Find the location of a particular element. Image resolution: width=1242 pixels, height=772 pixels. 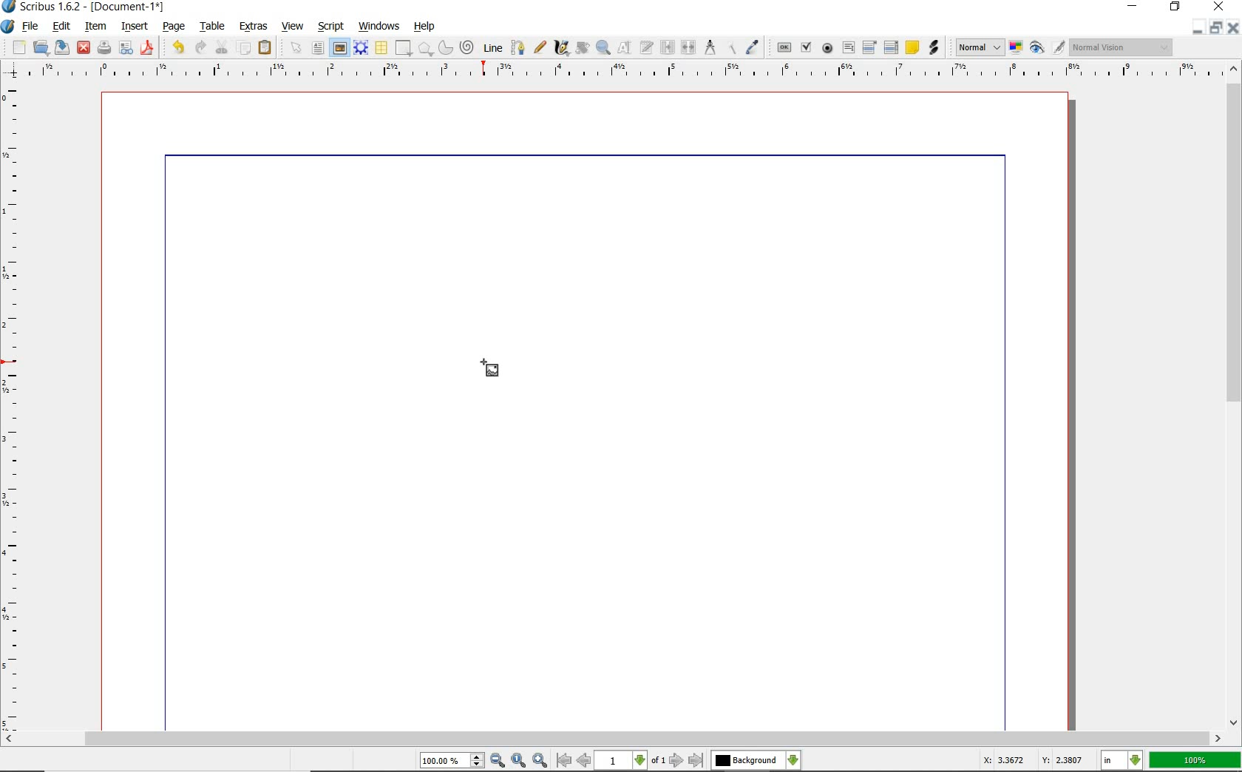

preflight verifier is located at coordinates (126, 49).